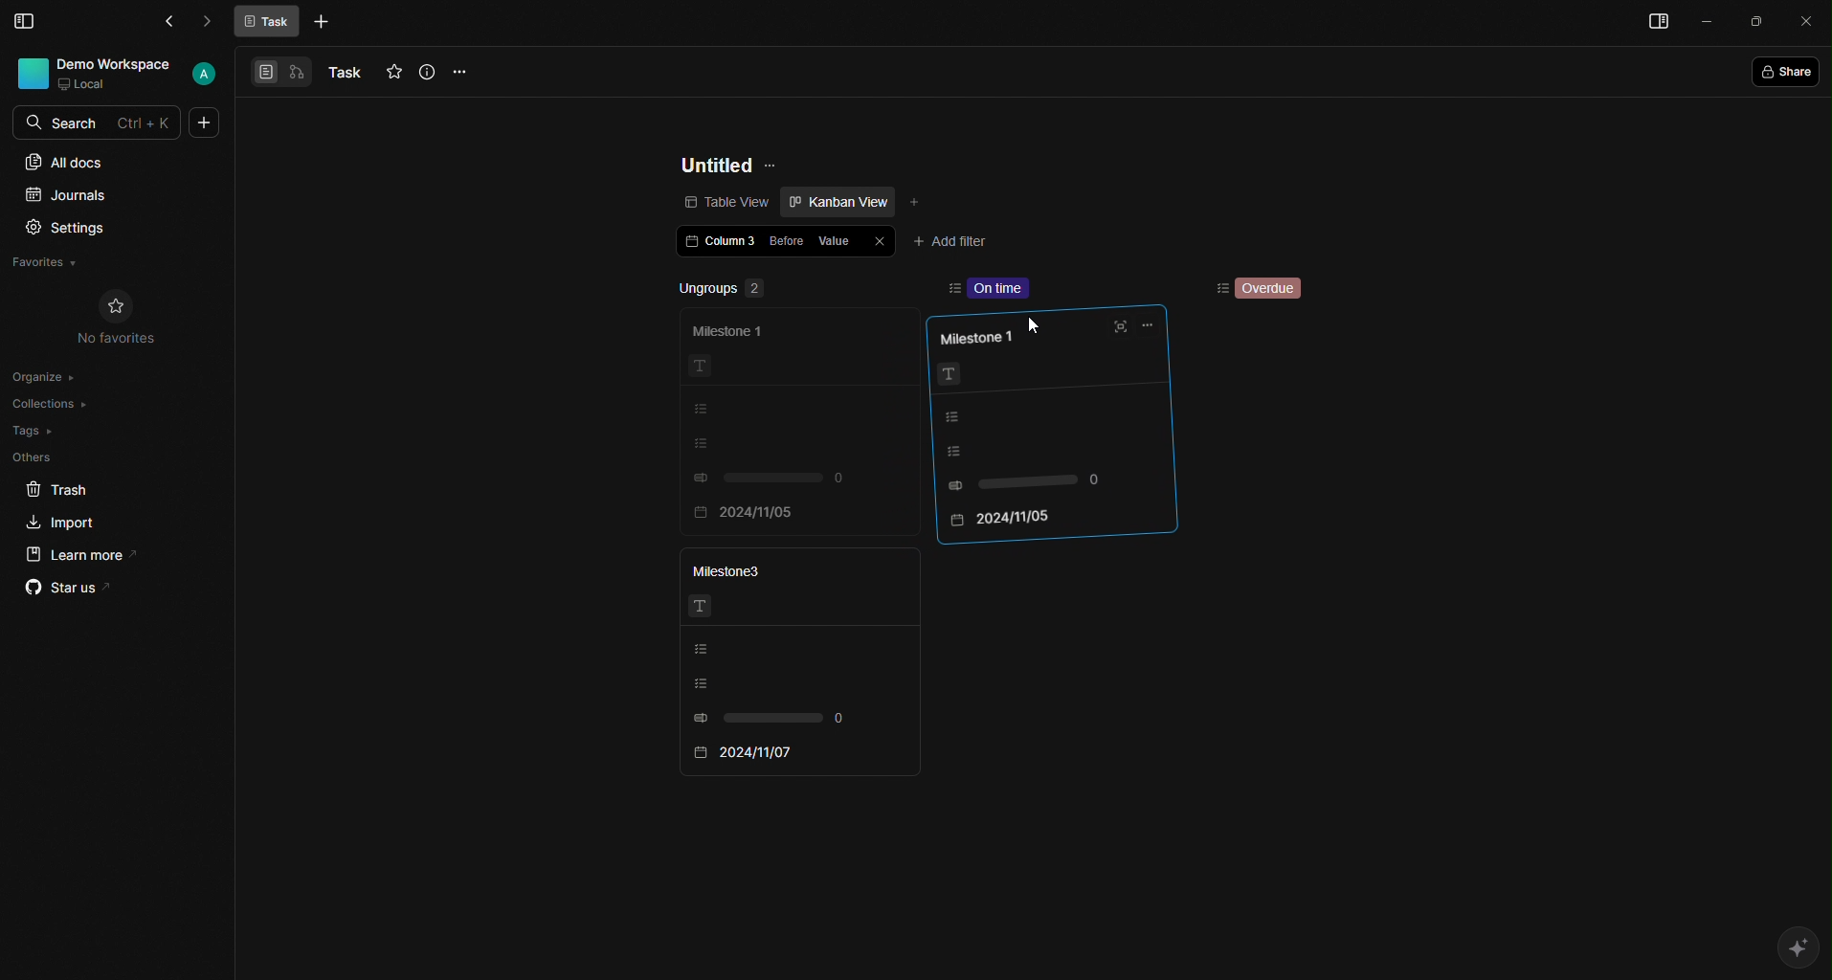 Image resolution: width=1832 pixels, height=980 pixels. Describe the element at coordinates (1150, 328) in the screenshot. I see `Options` at that location.